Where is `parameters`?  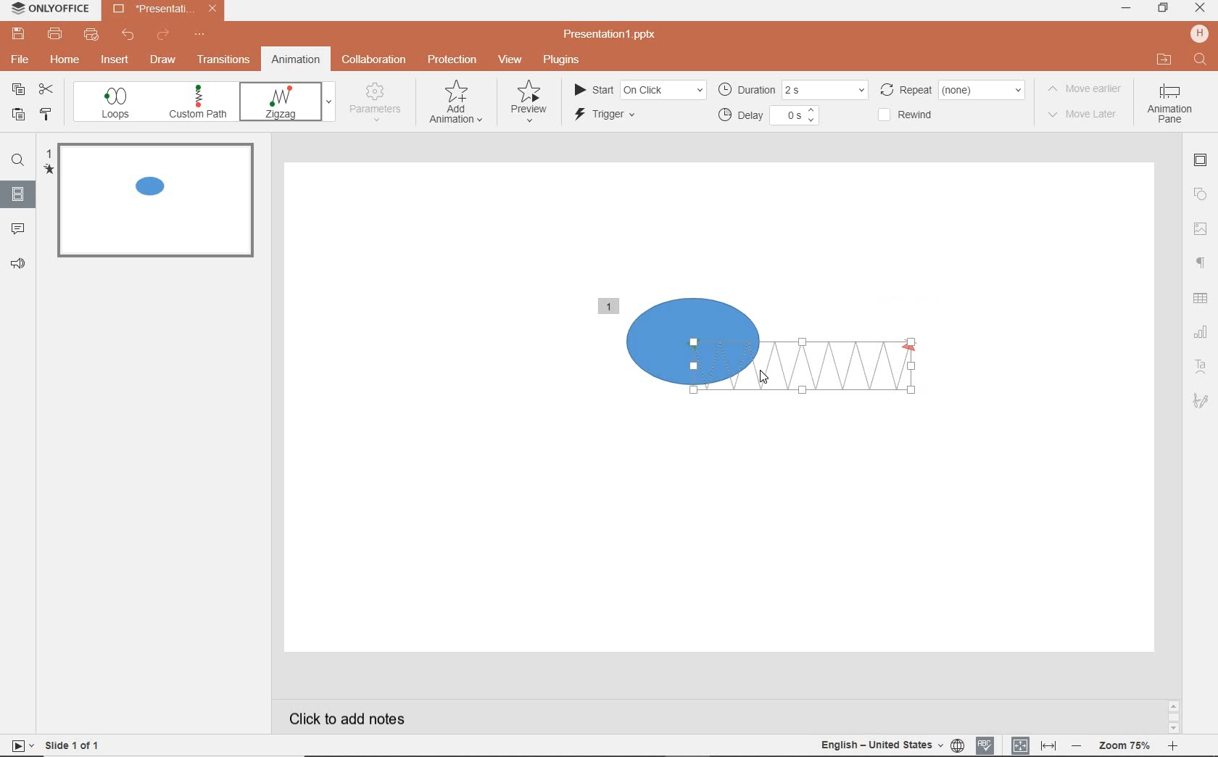 parameters is located at coordinates (378, 103).